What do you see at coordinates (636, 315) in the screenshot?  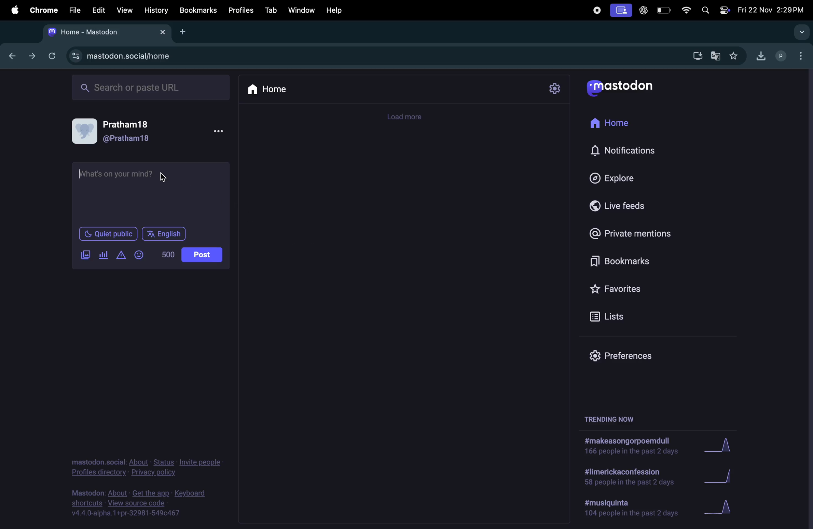 I see `lists` at bounding box center [636, 315].